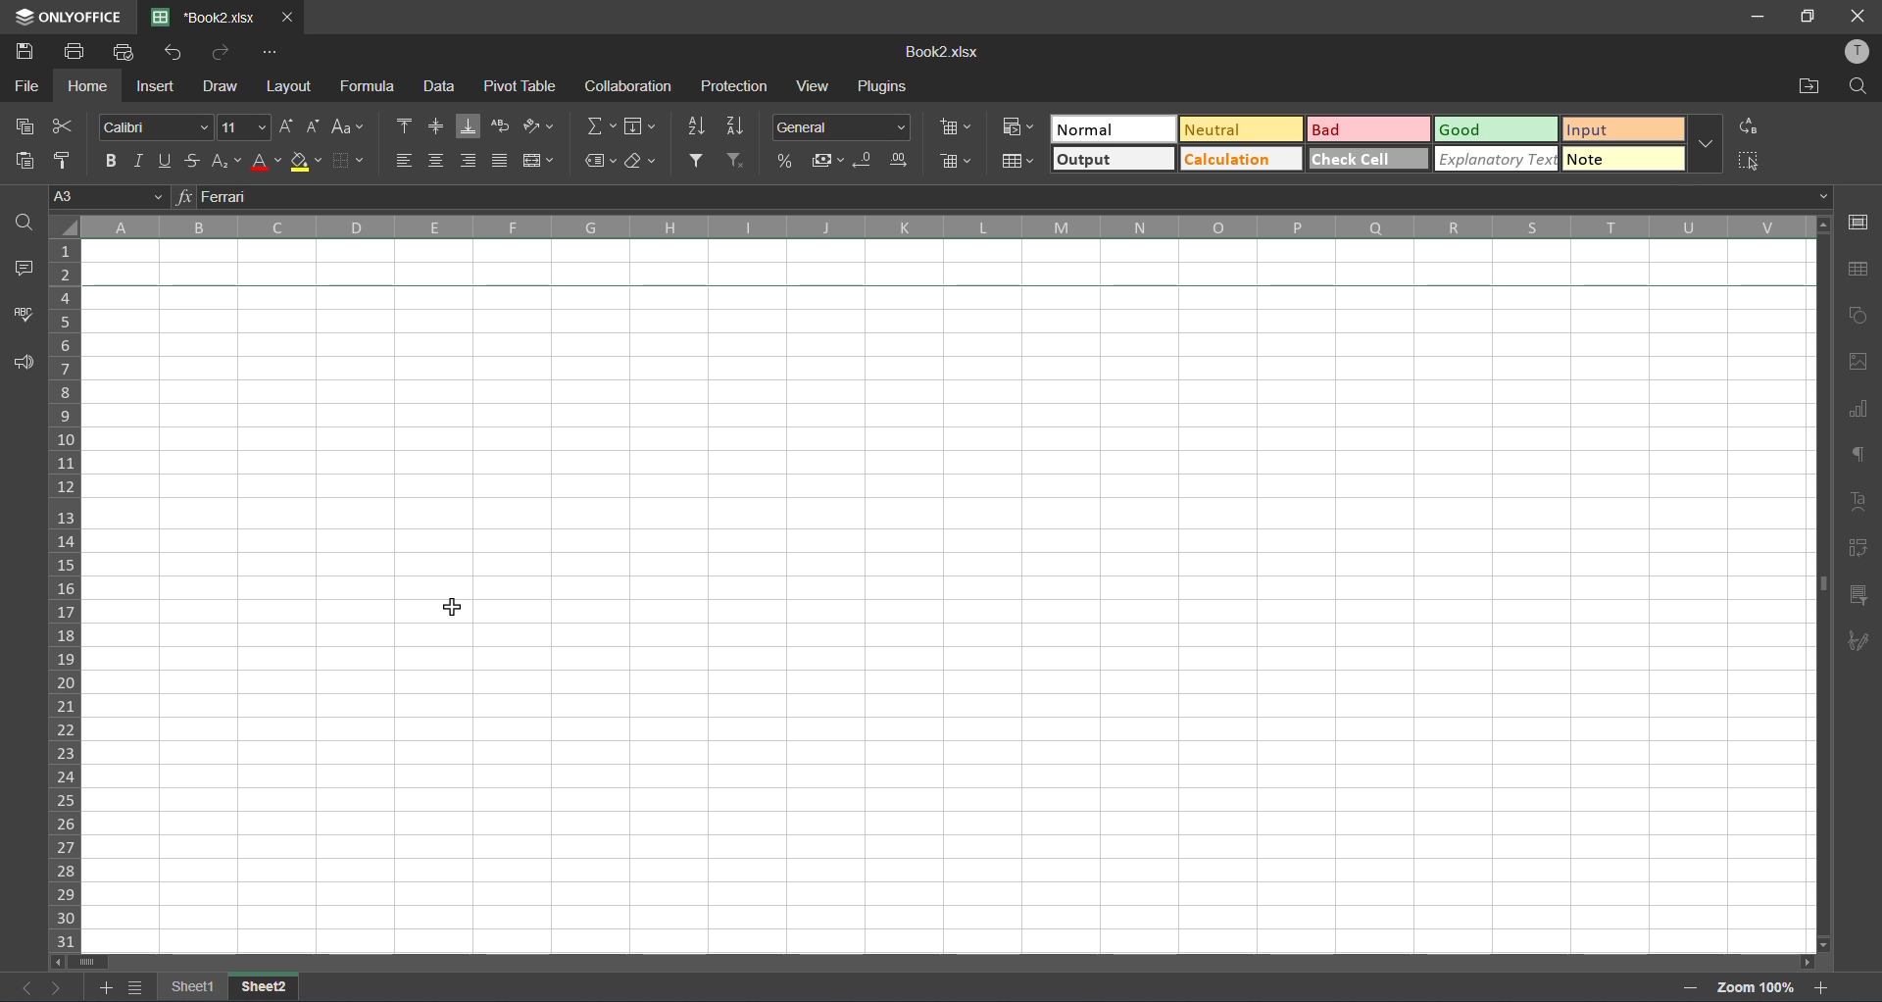 The image size is (1882, 1002). I want to click on previous, so click(22, 987).